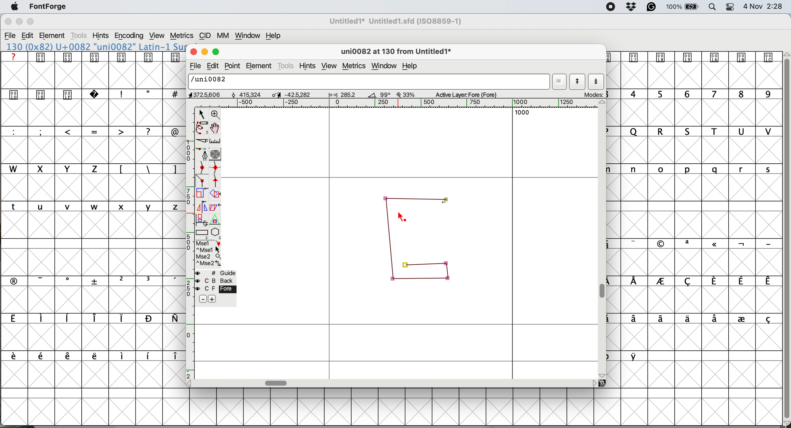 The width and height of the screenshot is (791, 428). What do you see at coordinates (698, 131) in the screenshot?
I see `uppercase letters` at bounding box center [698, 131].